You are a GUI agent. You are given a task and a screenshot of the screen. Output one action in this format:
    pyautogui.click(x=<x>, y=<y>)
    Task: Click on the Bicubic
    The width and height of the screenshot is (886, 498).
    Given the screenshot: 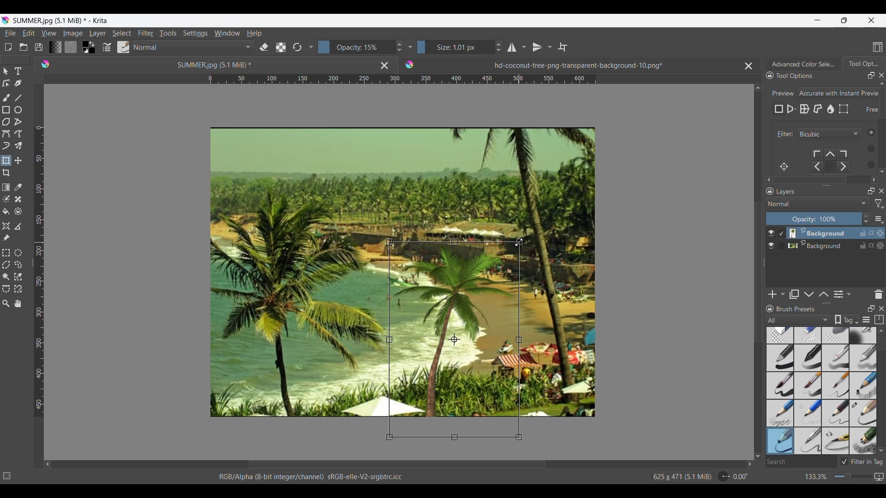 What is the action you would take?
    pyautogui.click(x=830, y=134)
    